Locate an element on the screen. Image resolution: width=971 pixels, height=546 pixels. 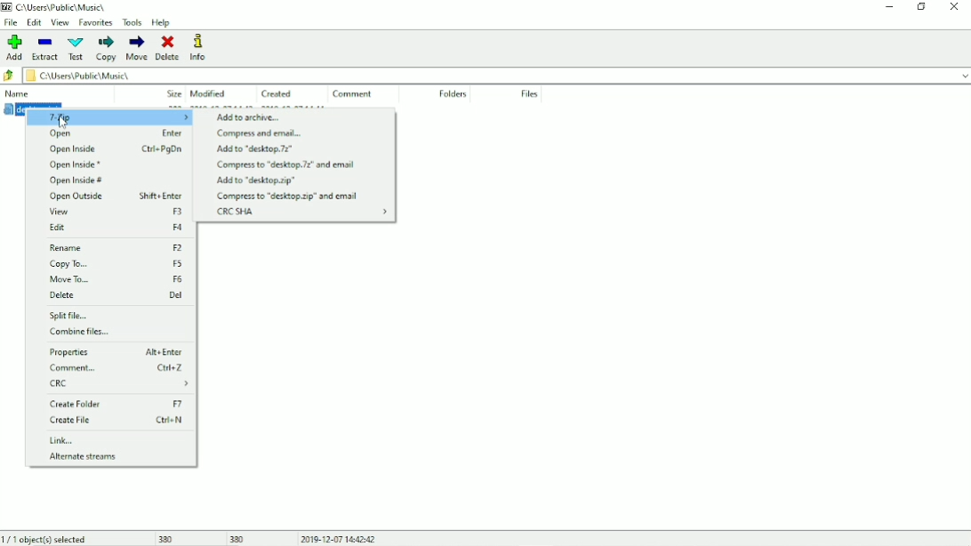
Compress to "desktop.7z" and email is located at coordinates (286, 165).